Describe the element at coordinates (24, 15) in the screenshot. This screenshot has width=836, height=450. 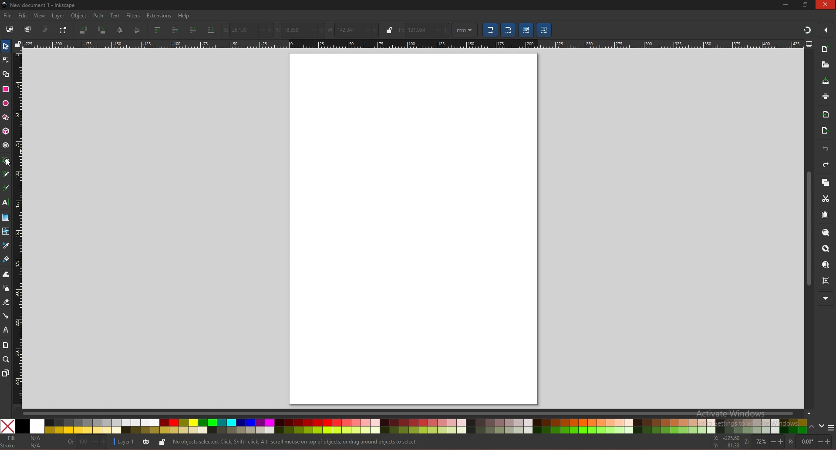
I see `edit` at that location.